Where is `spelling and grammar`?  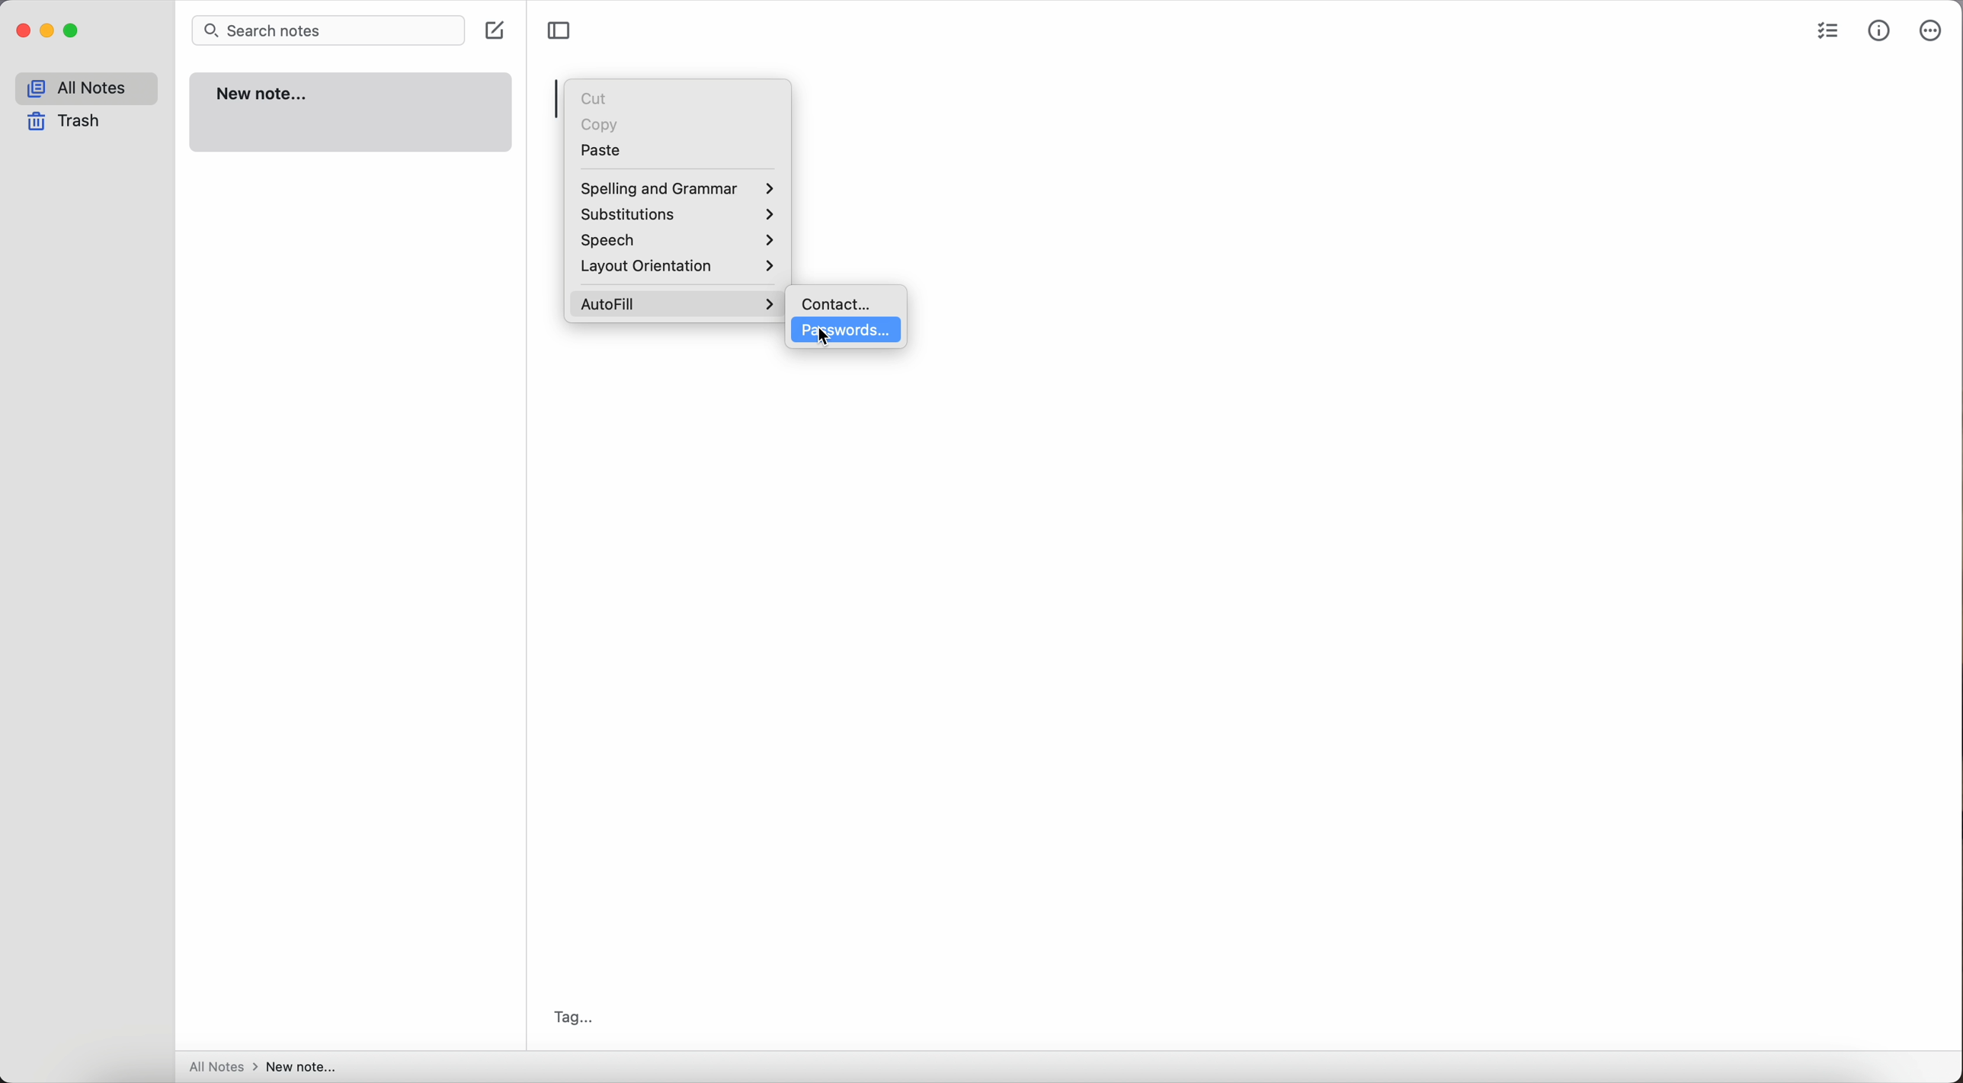
spelling and grammar is located at coordinates (675, 190).